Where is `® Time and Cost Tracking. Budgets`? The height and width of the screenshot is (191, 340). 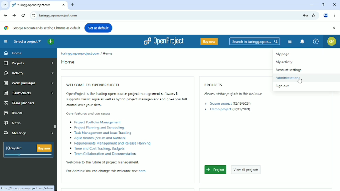
® Time and Cost Tracking. Budgets is located at coordinates (98, 149).